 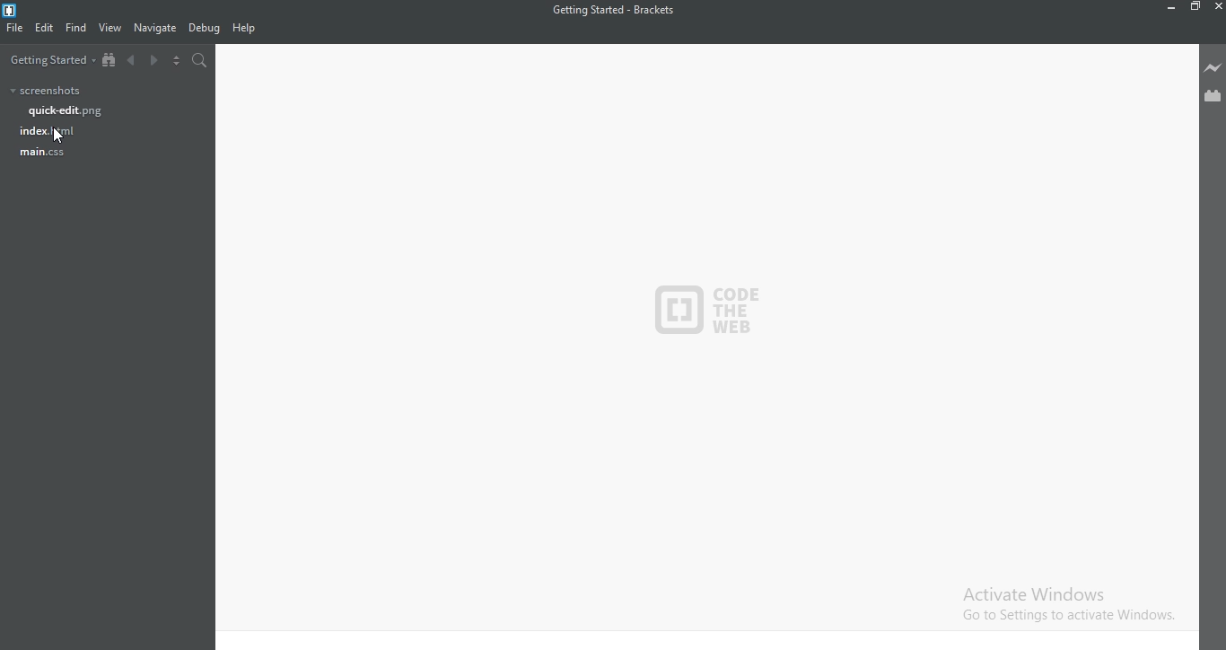 What do you see at coordinates (133, 61) in the screenshot?
I see `Previous document` at bounding box center [133, 61].